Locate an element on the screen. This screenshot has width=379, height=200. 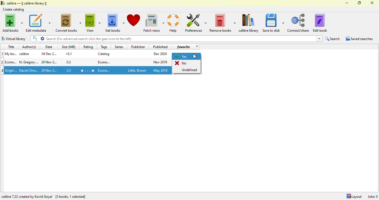
Title is located at coordinates (11, 54).